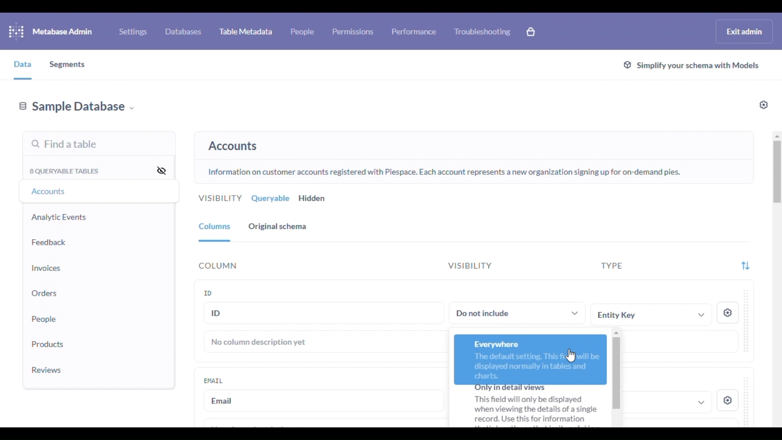  What do you see at coordinates (218, 266) in the screenshot?
I see `column` at bounding box center [218, 266].